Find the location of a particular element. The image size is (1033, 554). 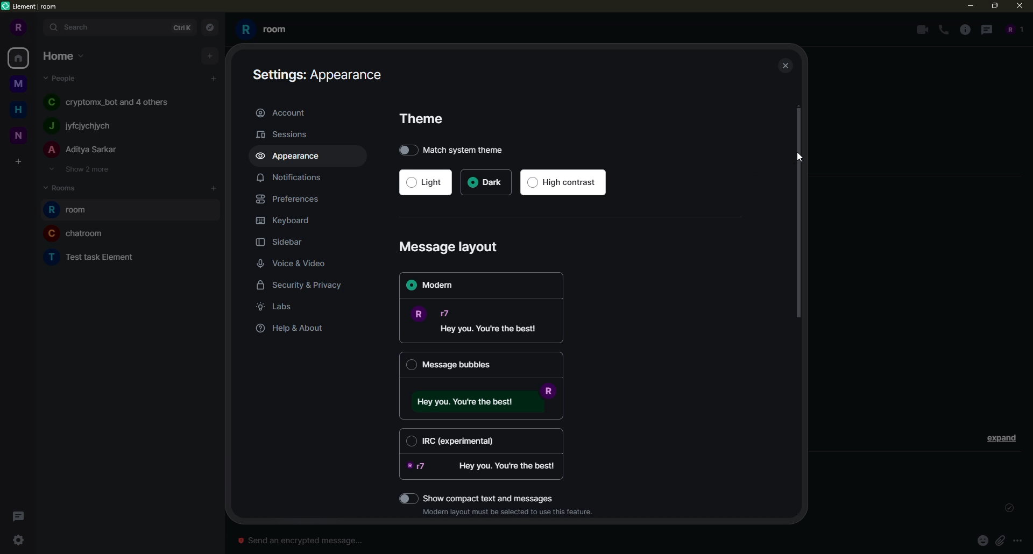

appearance is located at coordinates (320, 73).